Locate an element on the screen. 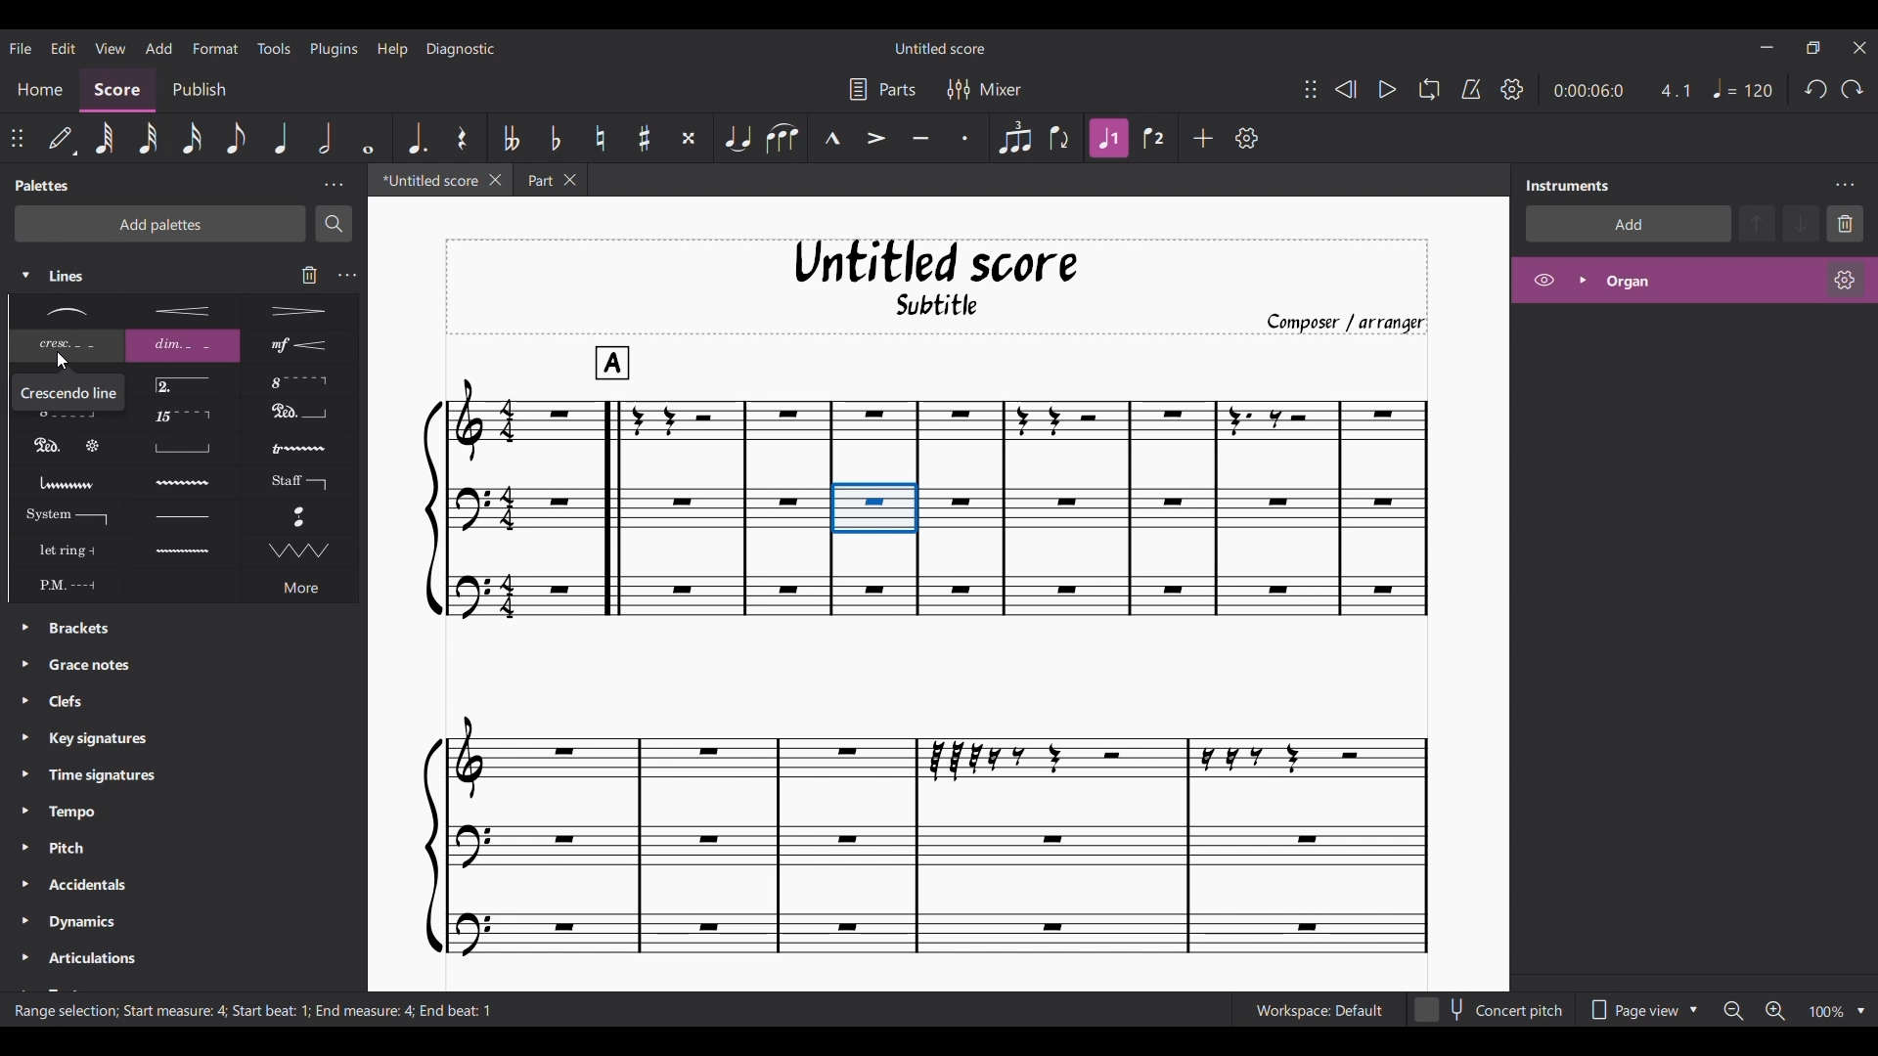  Close current tab is located at coordinates (496, 180).